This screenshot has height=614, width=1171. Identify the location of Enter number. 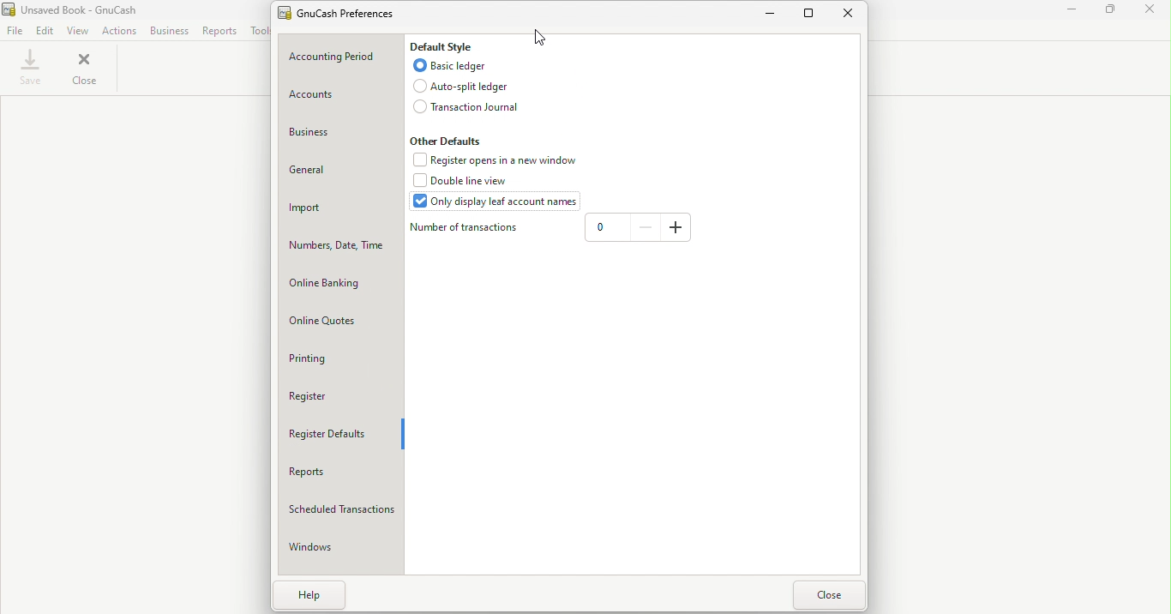
(606, 230).